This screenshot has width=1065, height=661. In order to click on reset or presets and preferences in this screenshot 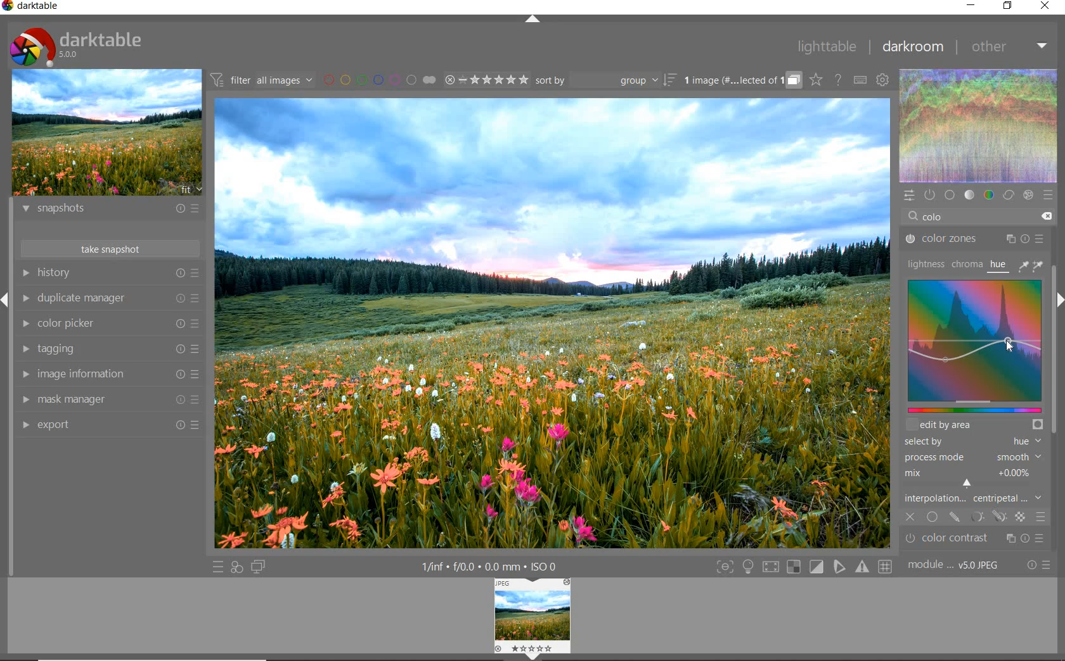, I will do `click(1040, 565)`.